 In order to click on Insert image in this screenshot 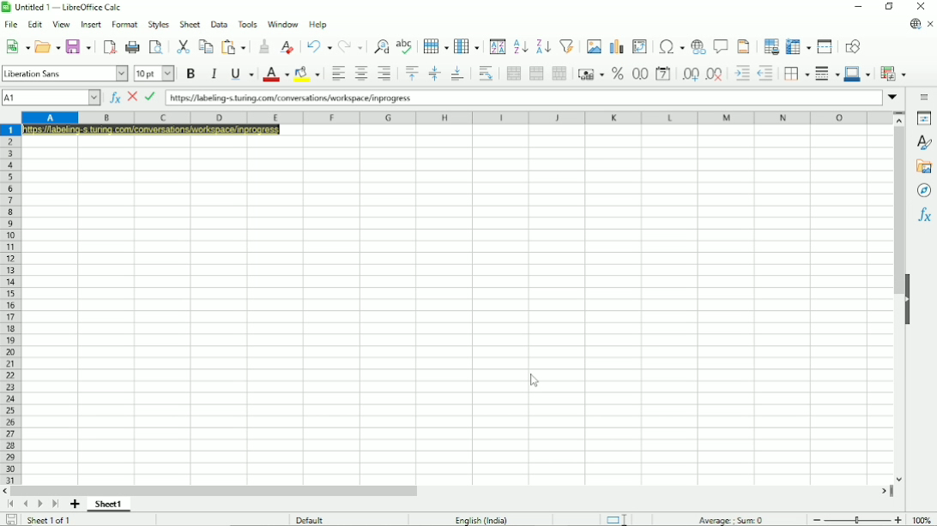, I will do `click(594, 46)`.